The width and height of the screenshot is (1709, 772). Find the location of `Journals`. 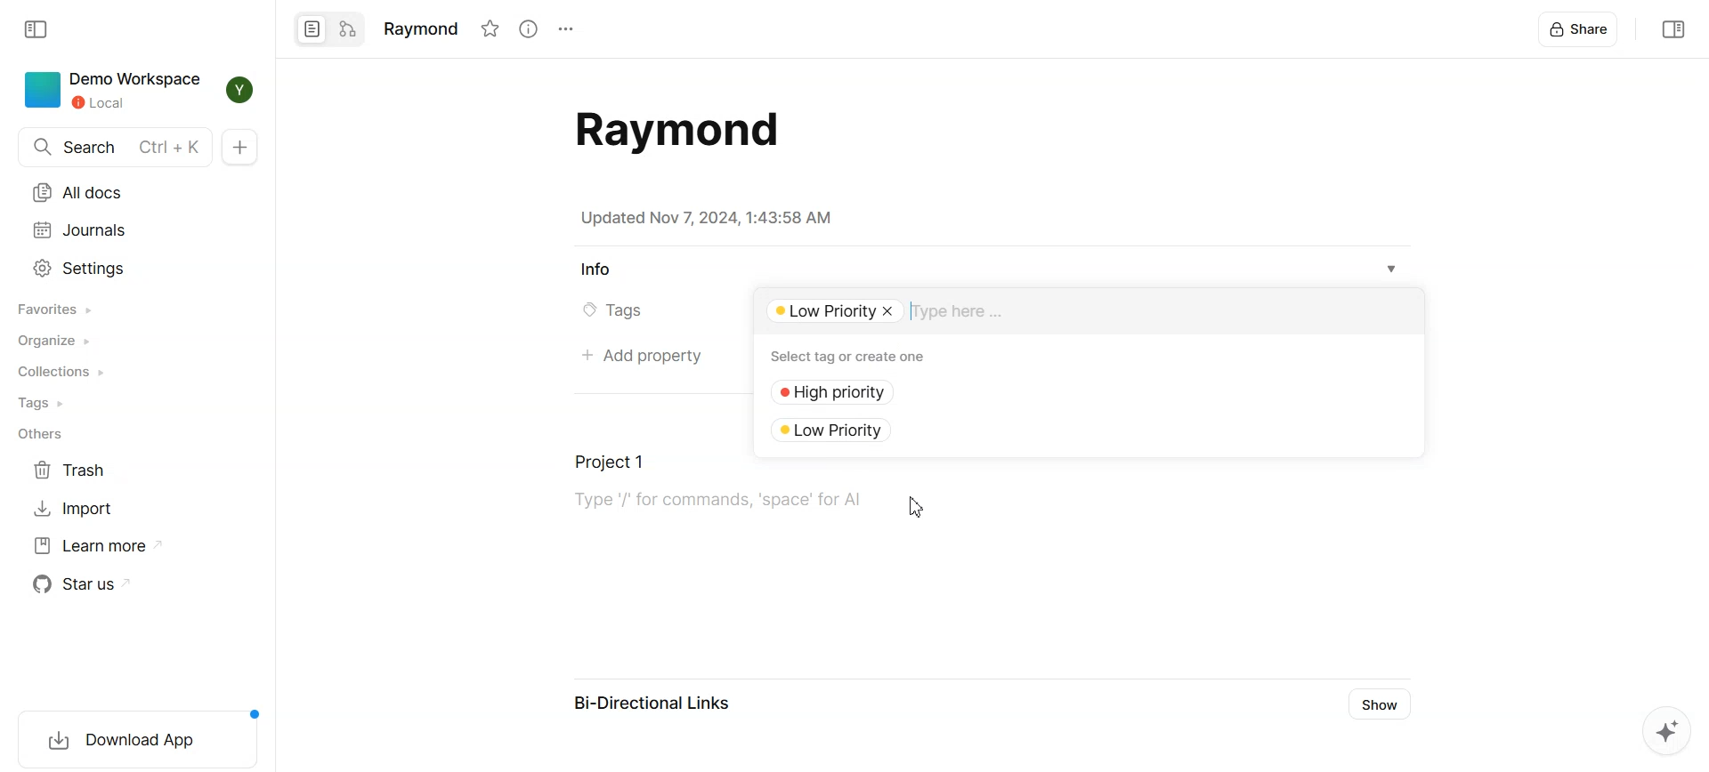

Journals is located at coordinates (80, 230).